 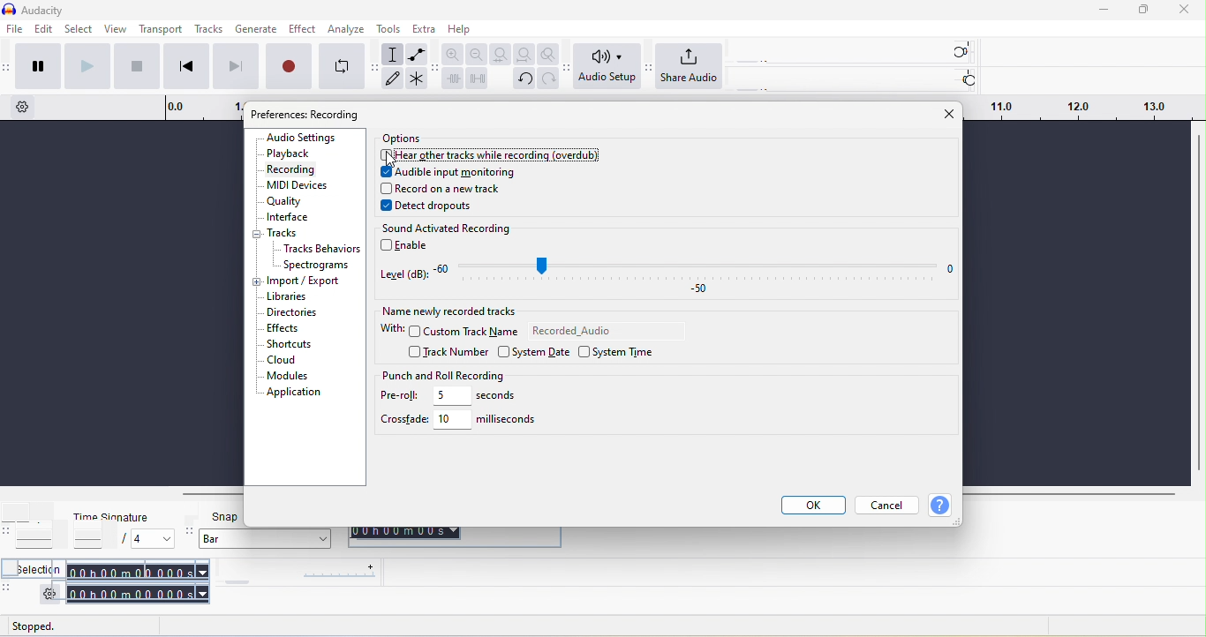 I want to click on envelope tool, so click(x=418, y=53).